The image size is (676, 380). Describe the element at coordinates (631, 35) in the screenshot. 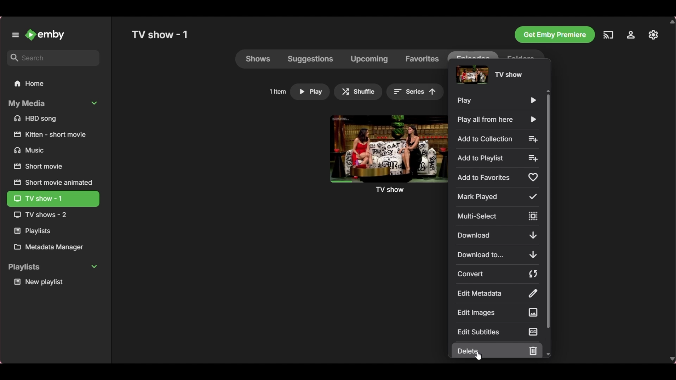

I see `Settings` at that location.